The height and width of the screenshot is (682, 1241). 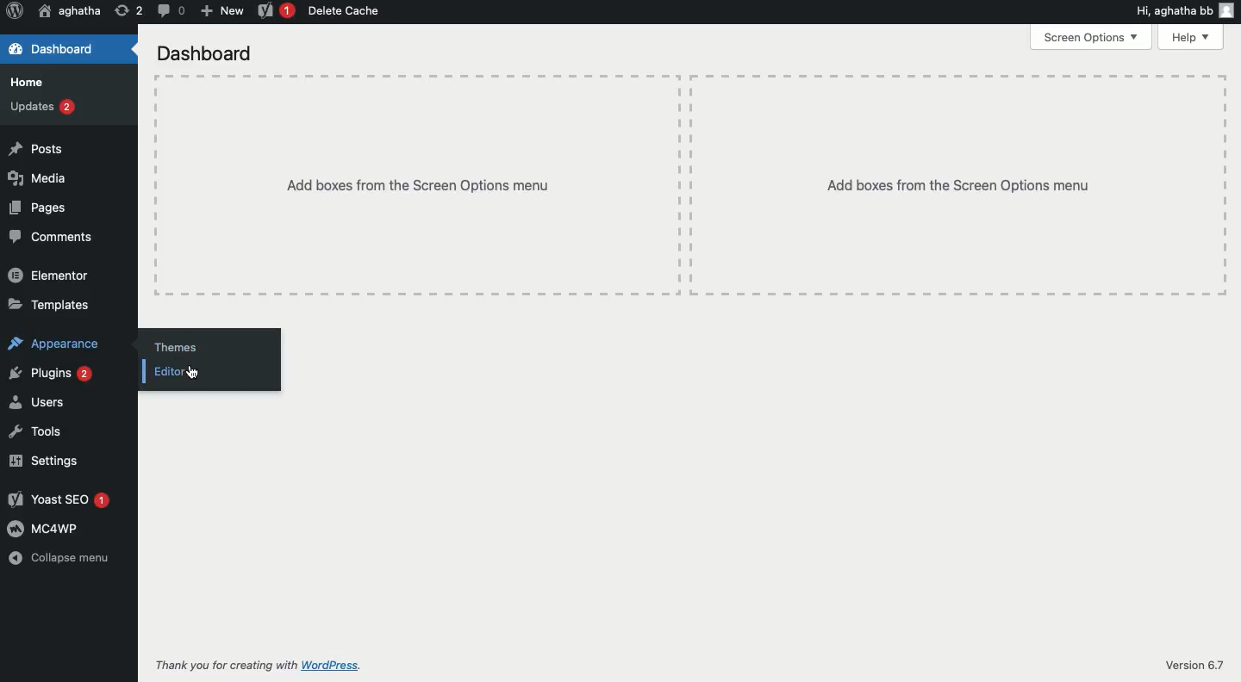 What do you see at coordinates (170, 10) in the screenshot?
I see `Comment` at bounding box center [170, 10].